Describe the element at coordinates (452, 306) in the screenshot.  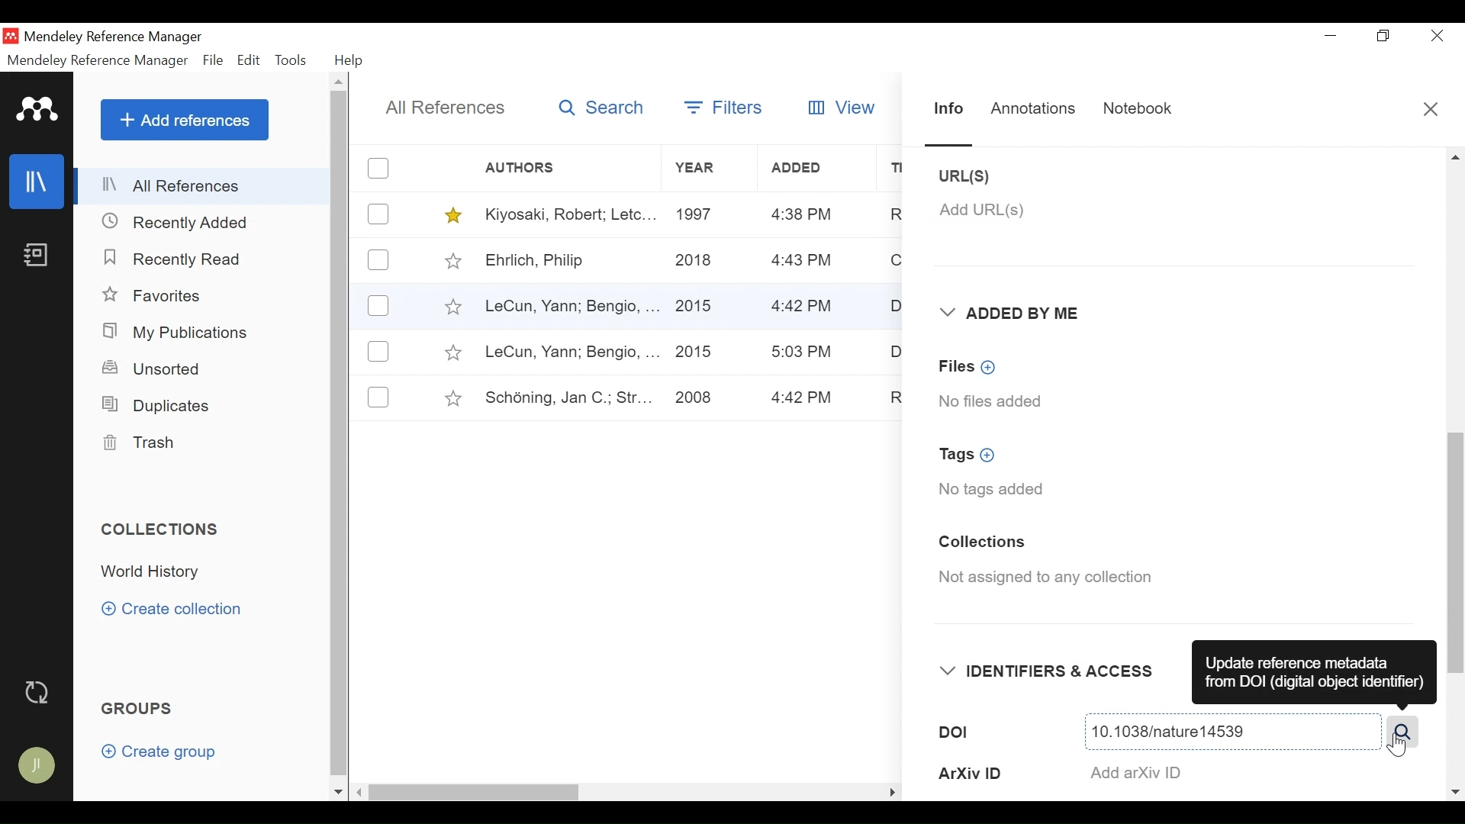
I see `Toggle Favorites` at that location.